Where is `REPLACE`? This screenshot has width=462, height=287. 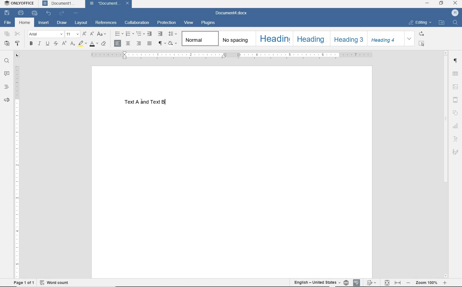 REPLACE is located at coordinates (421, 34).